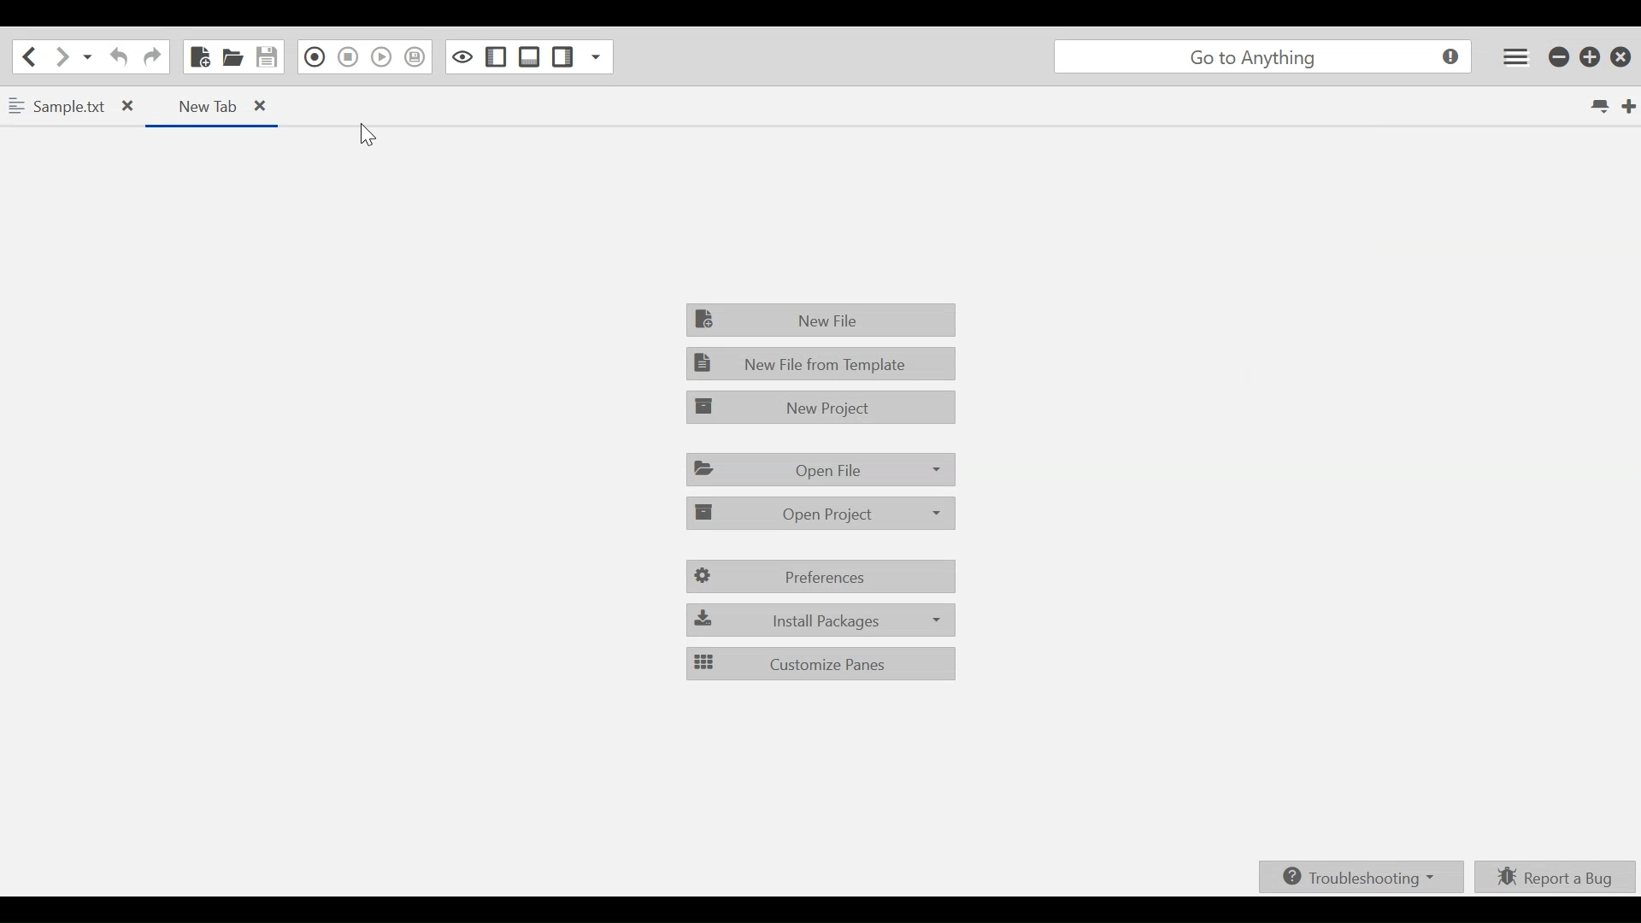 This screenshot has width=1641, height=923. Describe the element at coordinates (1631, 106) in the screenshot. I see `New Tab` at that location.